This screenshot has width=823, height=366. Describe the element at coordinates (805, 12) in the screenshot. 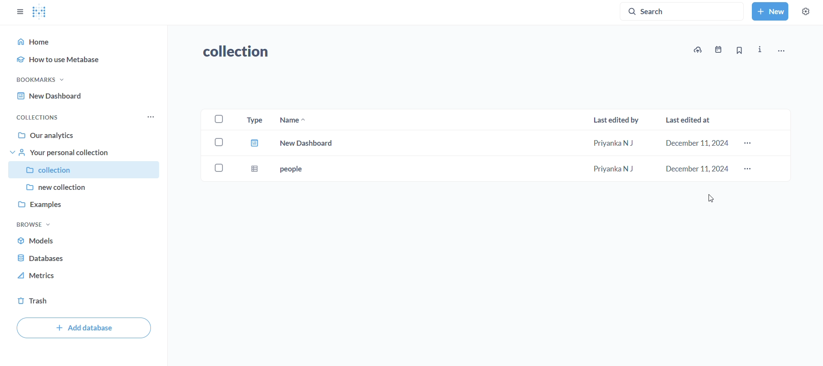

I see `settings` at that location.